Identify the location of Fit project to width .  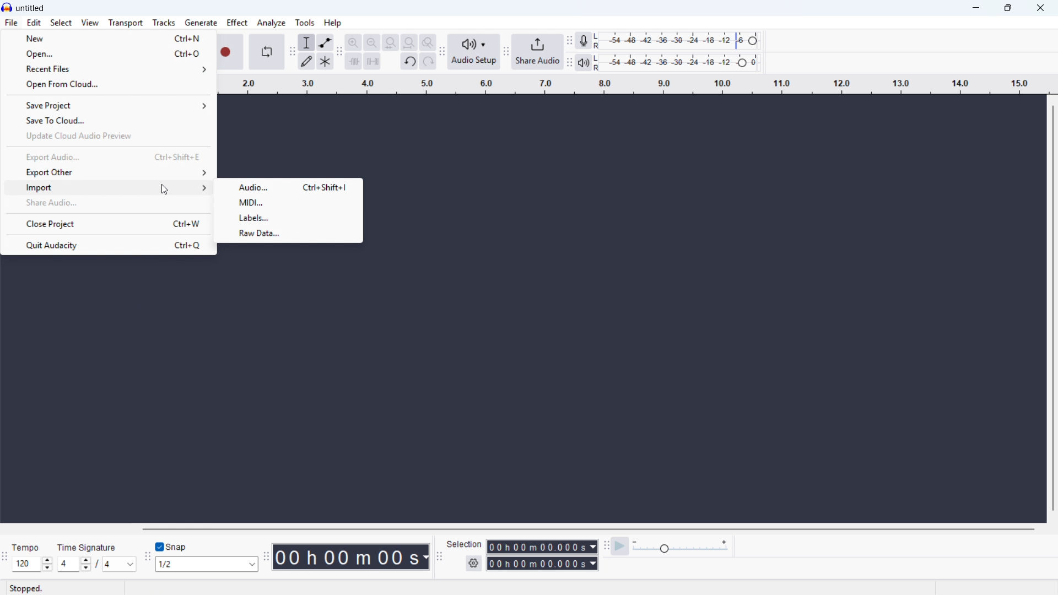
(391, 43).